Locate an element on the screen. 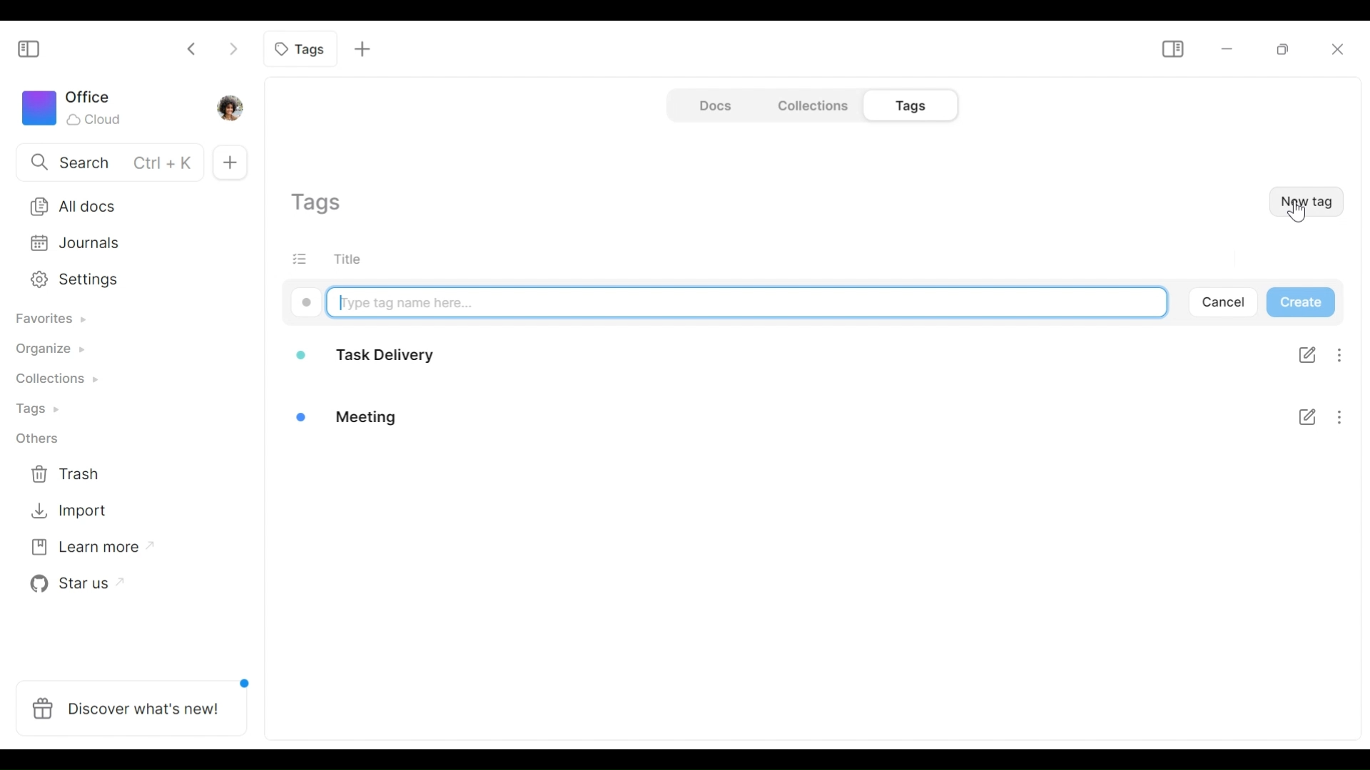  cursor is located at coordinates (1297, 217).